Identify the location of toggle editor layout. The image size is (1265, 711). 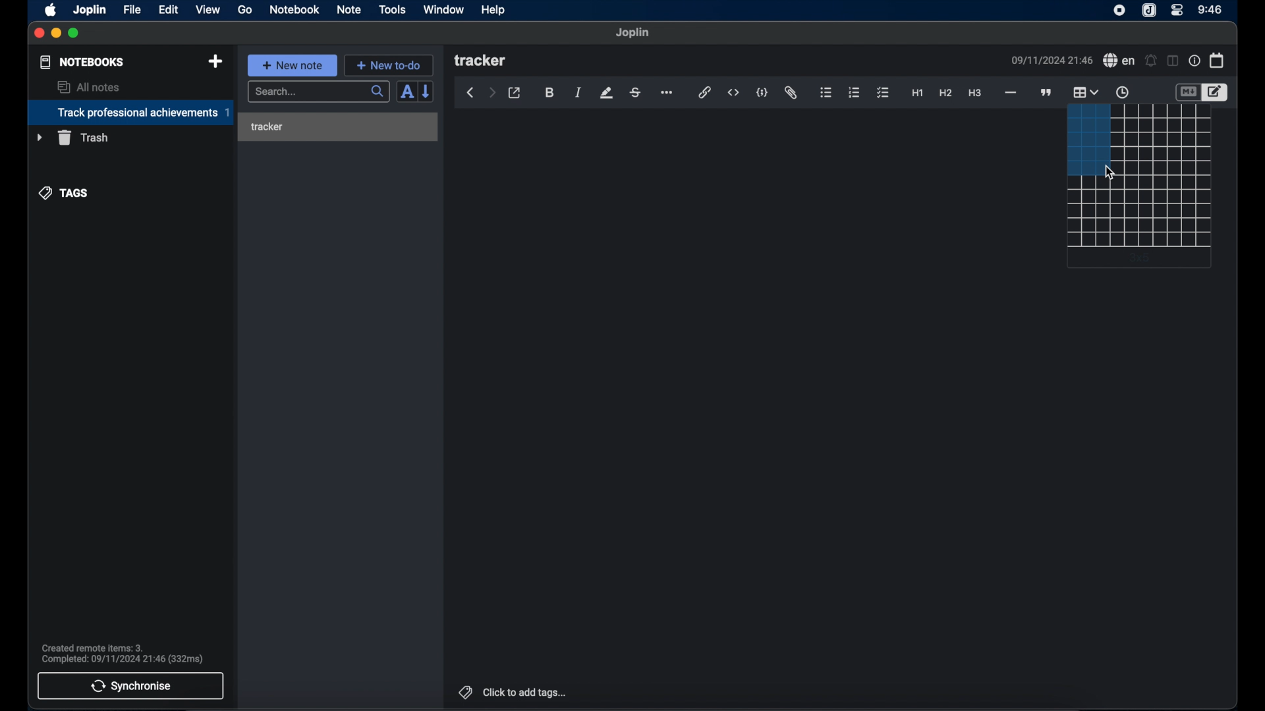
(1171, 61).